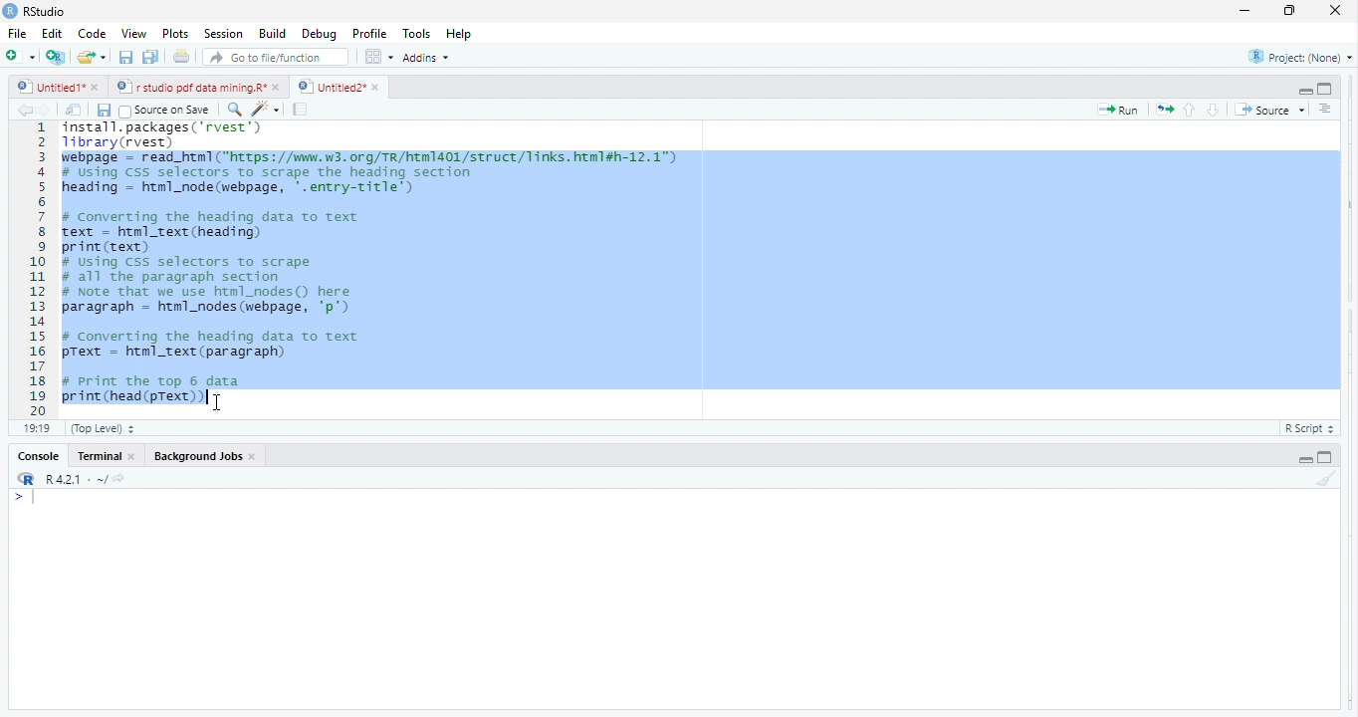  I want to click on print the current file, so click(178, 58).